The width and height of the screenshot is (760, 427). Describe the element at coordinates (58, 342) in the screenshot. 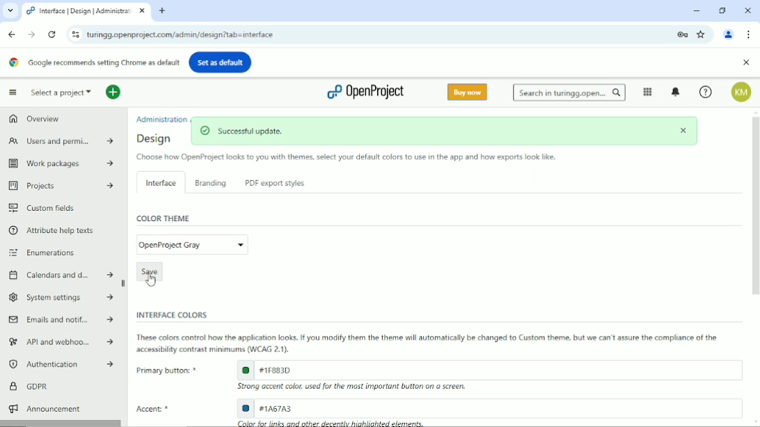

I see `API and webhooks` at that location.